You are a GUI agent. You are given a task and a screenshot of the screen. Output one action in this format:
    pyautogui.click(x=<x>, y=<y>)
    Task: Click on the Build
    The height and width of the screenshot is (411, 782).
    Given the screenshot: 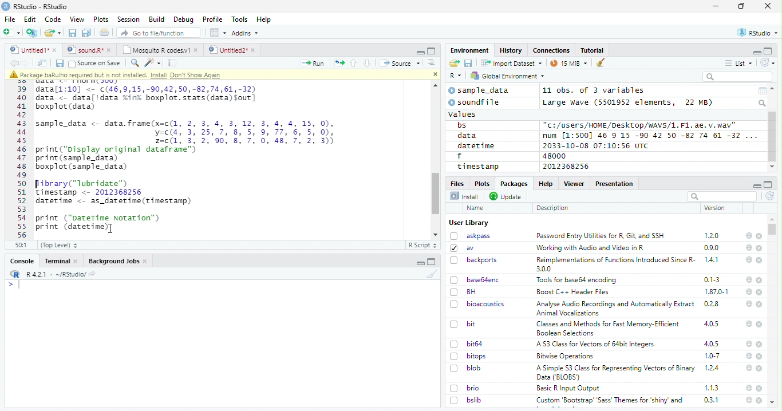 What is the action you would take?
    pyautogui.click(x=156, y=19)
    